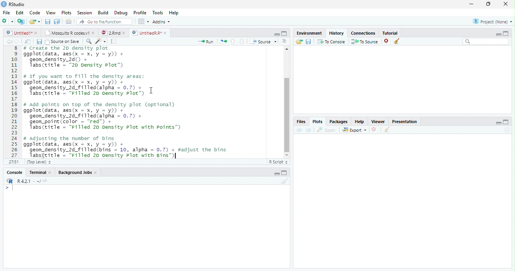 The height and width of the screenshot is (271, 515). What do you see at coordinates (391, 33) in the screenshot?
I see `Tutorial` at bounding box center [391, 33].